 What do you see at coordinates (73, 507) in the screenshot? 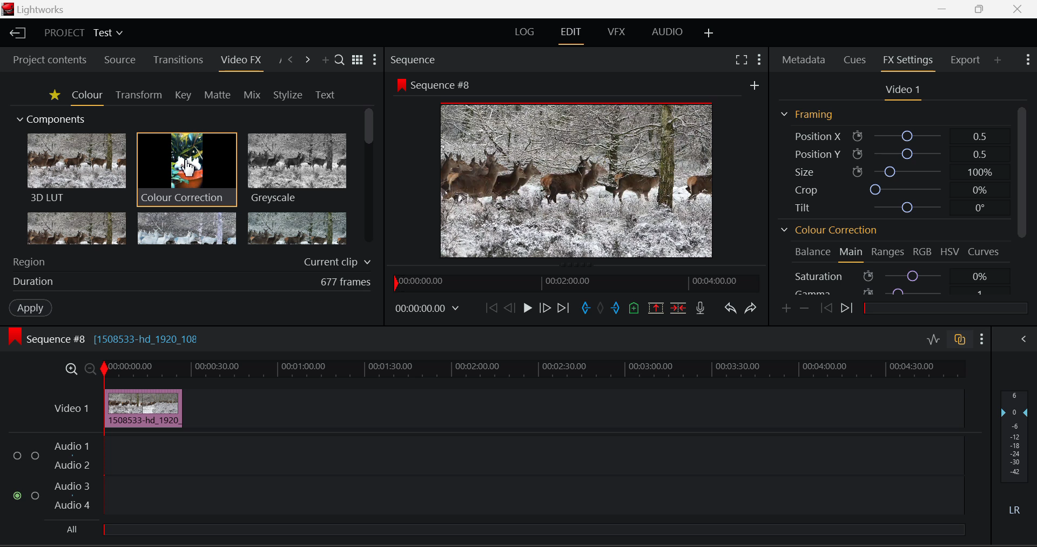
I see `Audio 4` at bounding box center [73, 507].